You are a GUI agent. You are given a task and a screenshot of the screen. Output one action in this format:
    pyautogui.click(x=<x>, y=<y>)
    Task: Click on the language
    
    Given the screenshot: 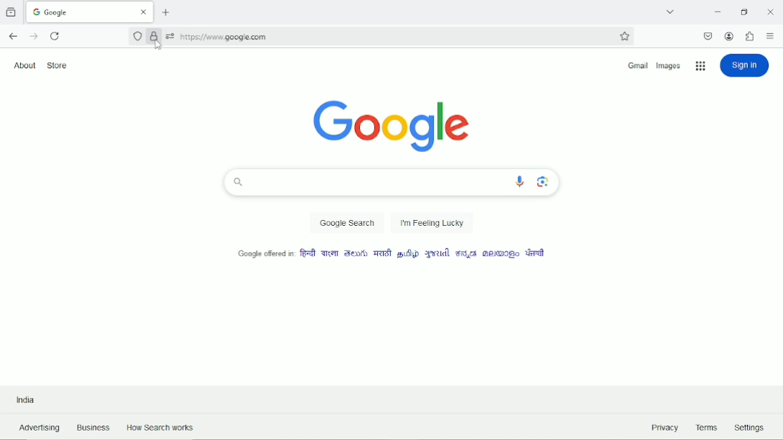 What is the action you would take?
    pyautogui.click(x=356, y=253)
    